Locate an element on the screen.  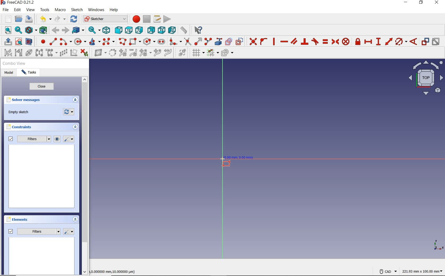
select associated constraints is located at coordinates (7, 53).